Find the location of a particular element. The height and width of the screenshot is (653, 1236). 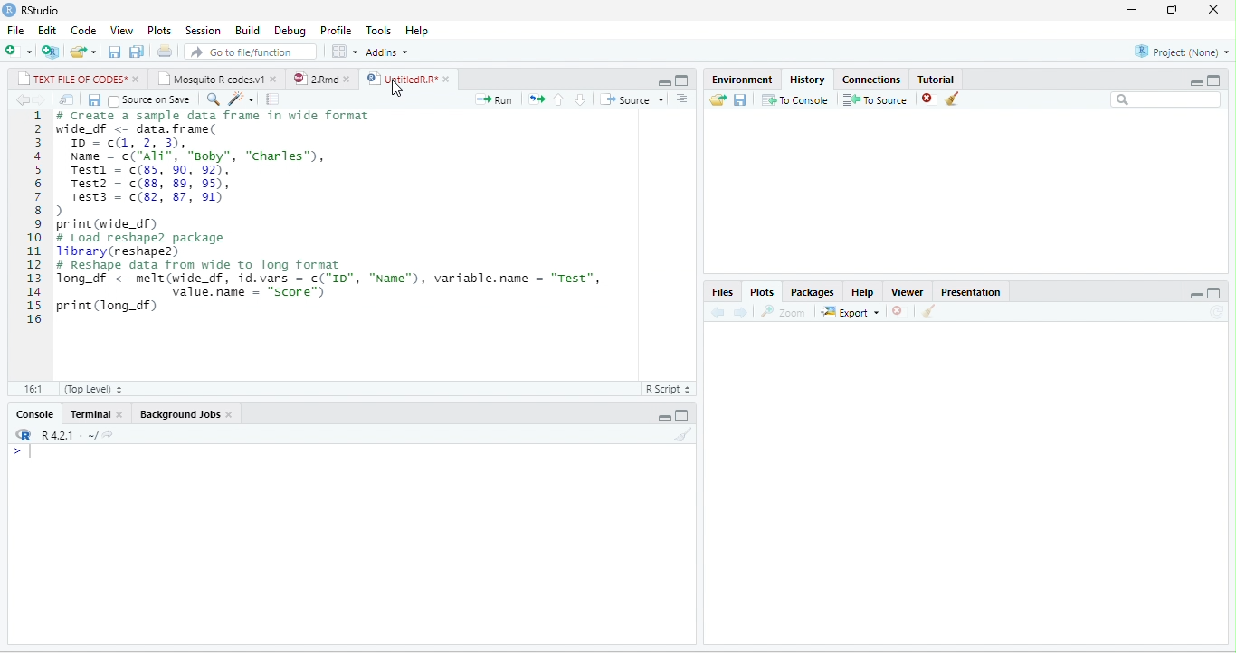

options is located at coordinates (345, 52).